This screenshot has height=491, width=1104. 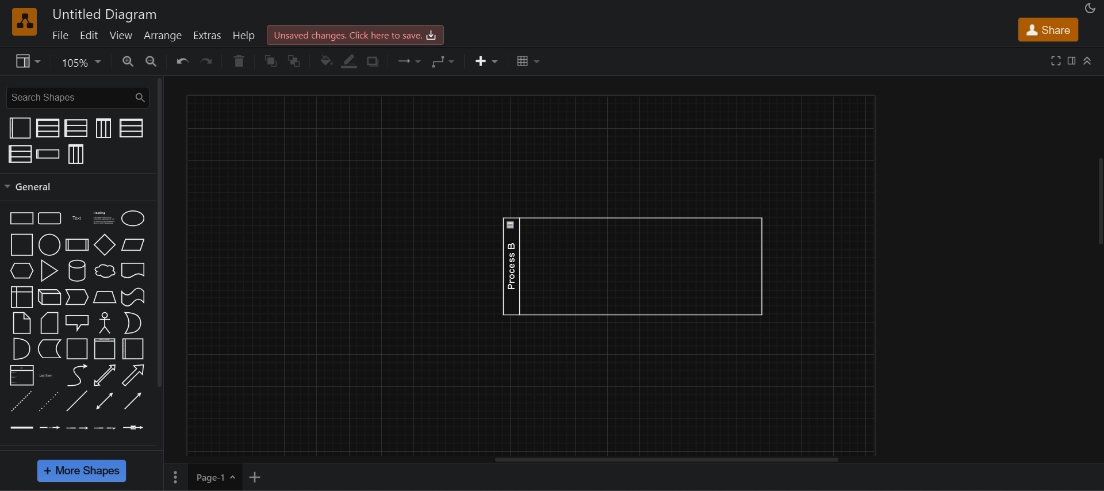 I want to click on ellipse, so click(x=133, y=217).